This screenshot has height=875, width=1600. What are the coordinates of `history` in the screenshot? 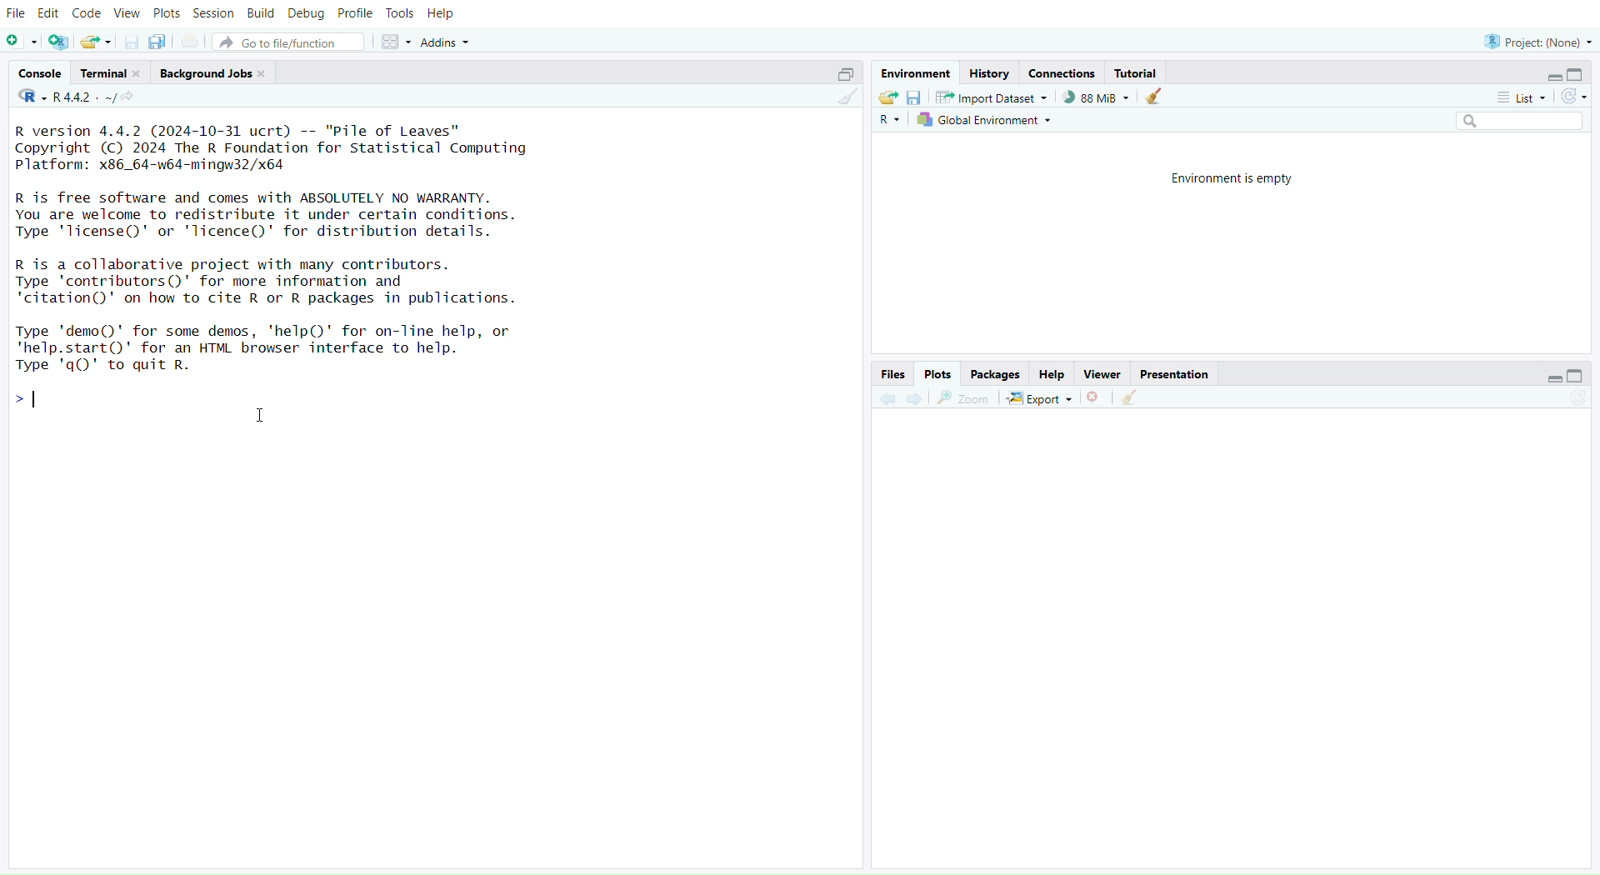 It's located at (989, 73).